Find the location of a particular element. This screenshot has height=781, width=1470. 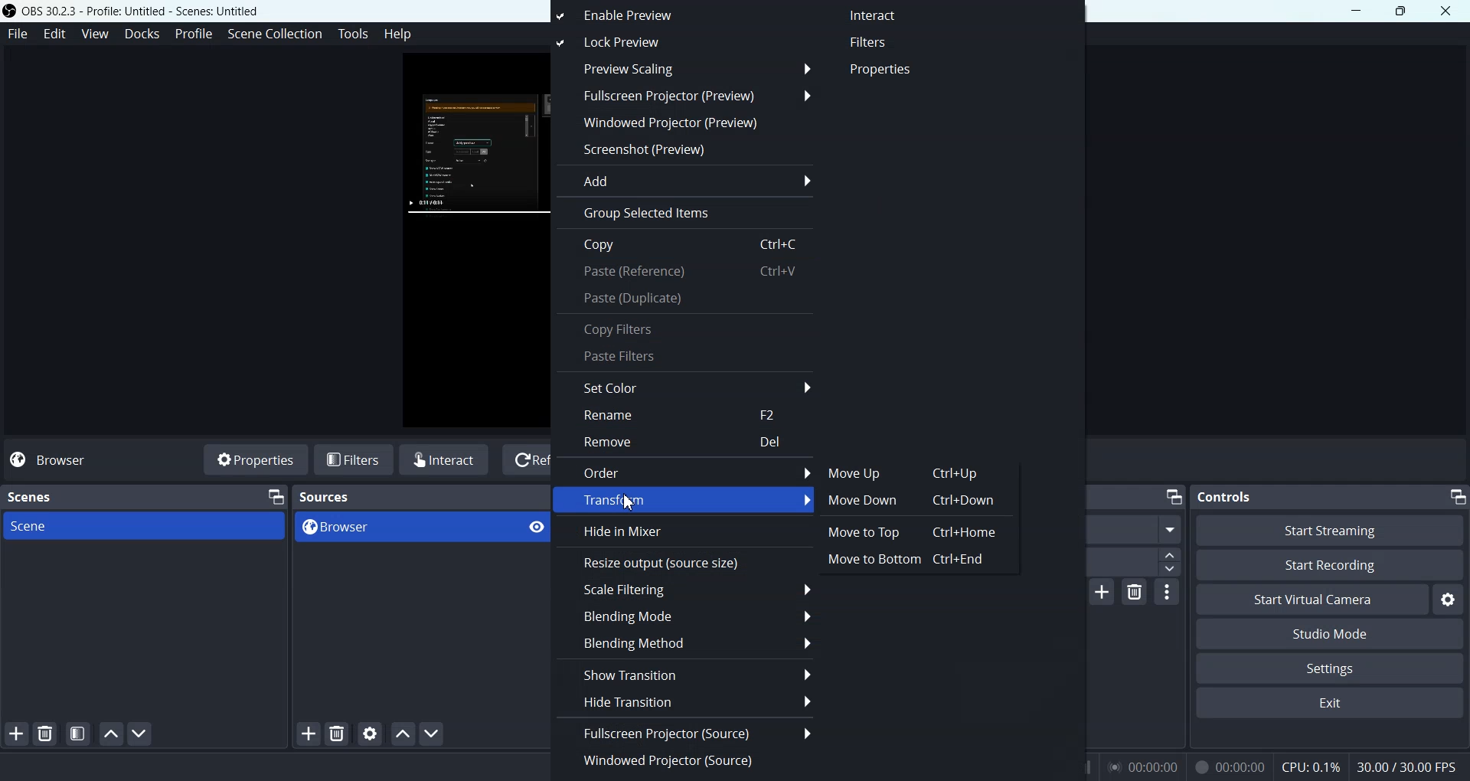

Move scene Up is located at coordinates (108, 734).